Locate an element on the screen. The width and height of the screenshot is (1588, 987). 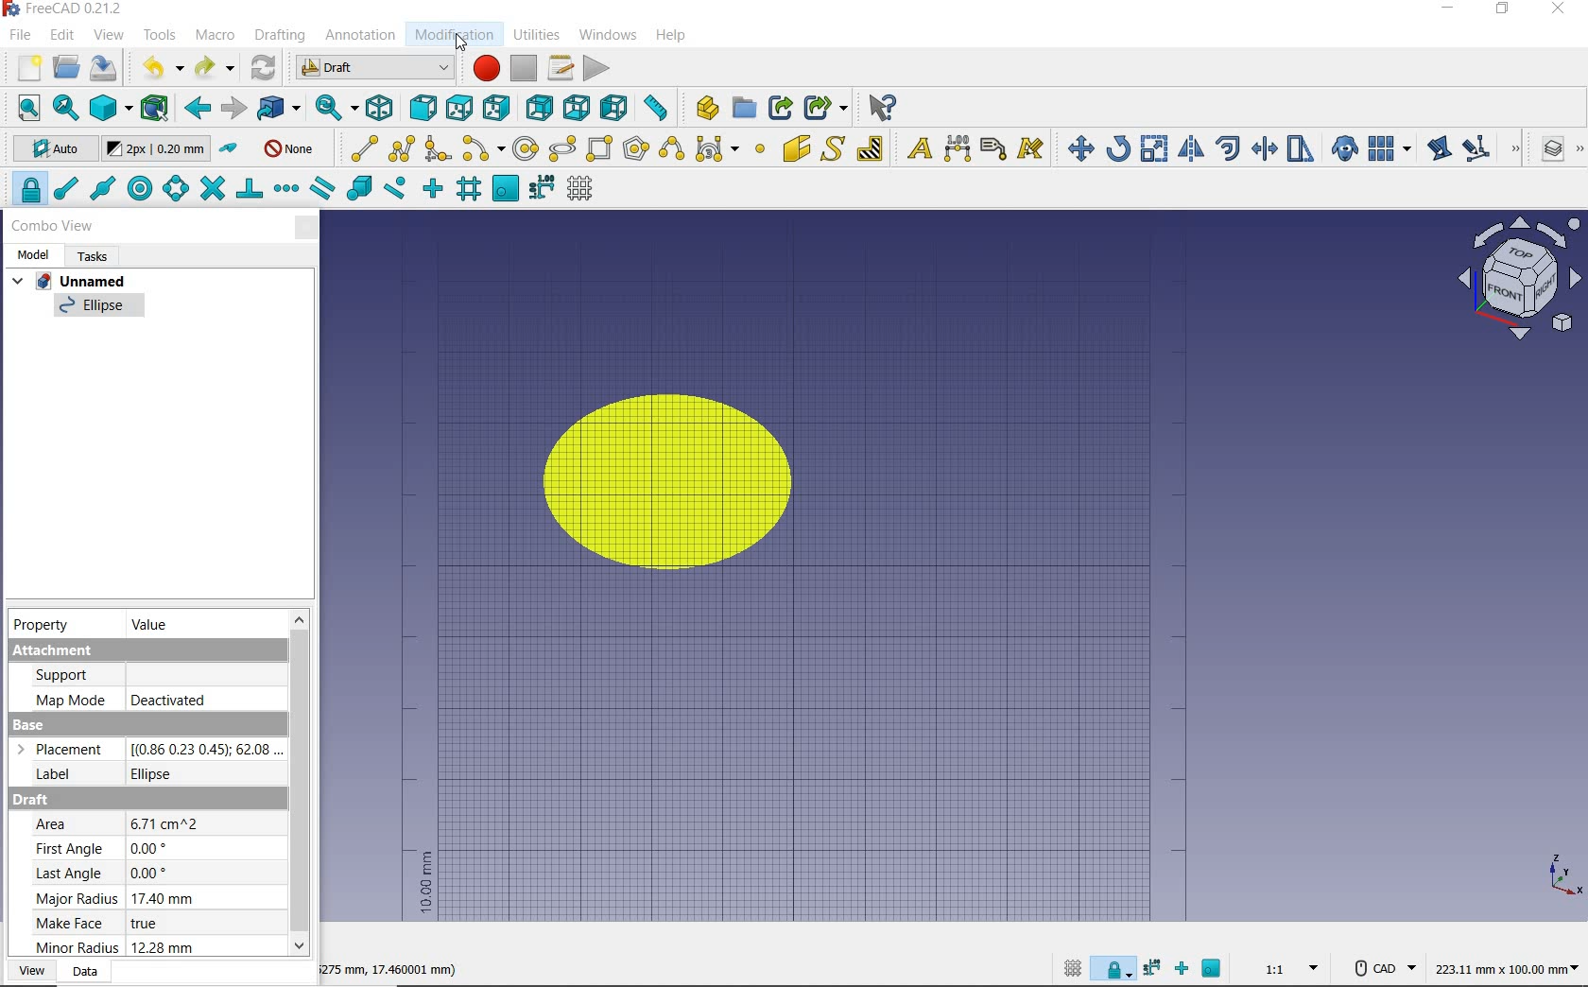
macro is located at coordinates (215, 38).